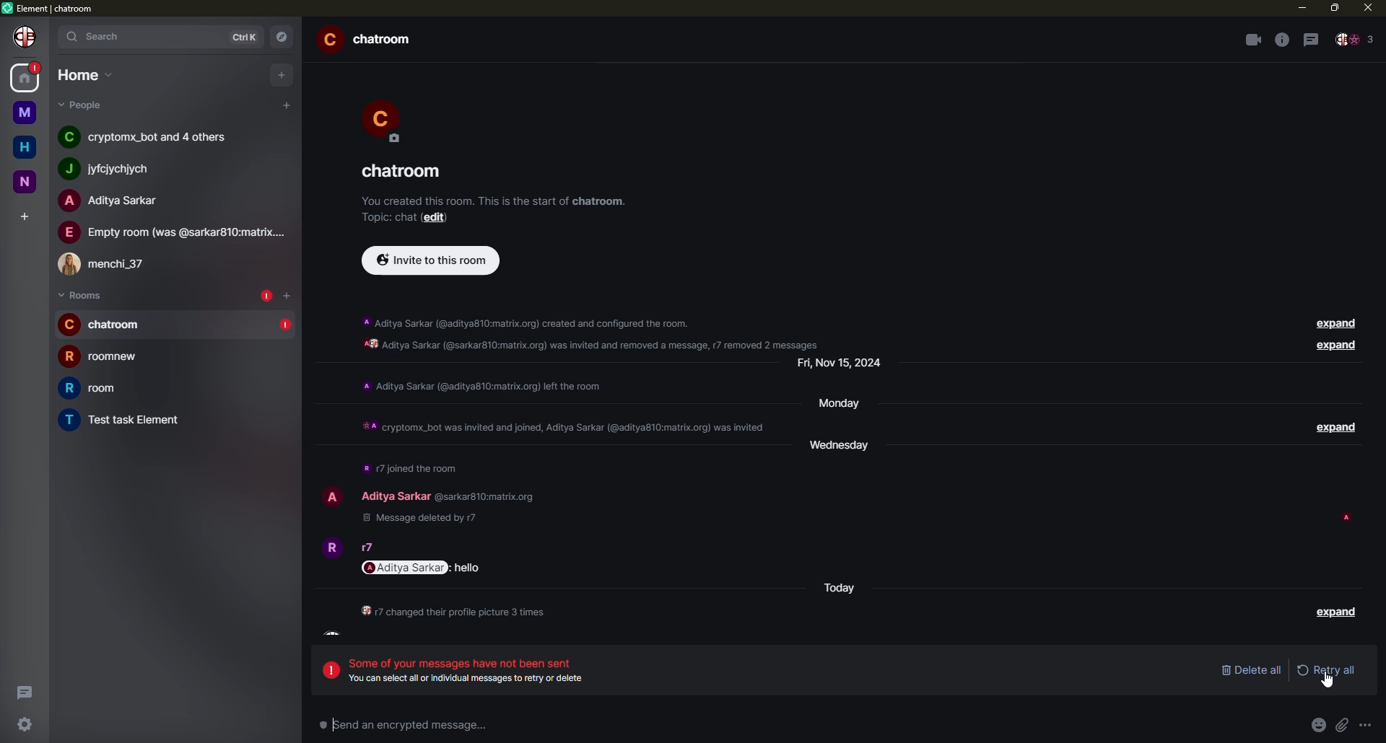 This screenshot has width=1386, height=743. What do you see at coordinates (287, 294) in the screenshot?
I see `add` at bounding box center [287, 294].